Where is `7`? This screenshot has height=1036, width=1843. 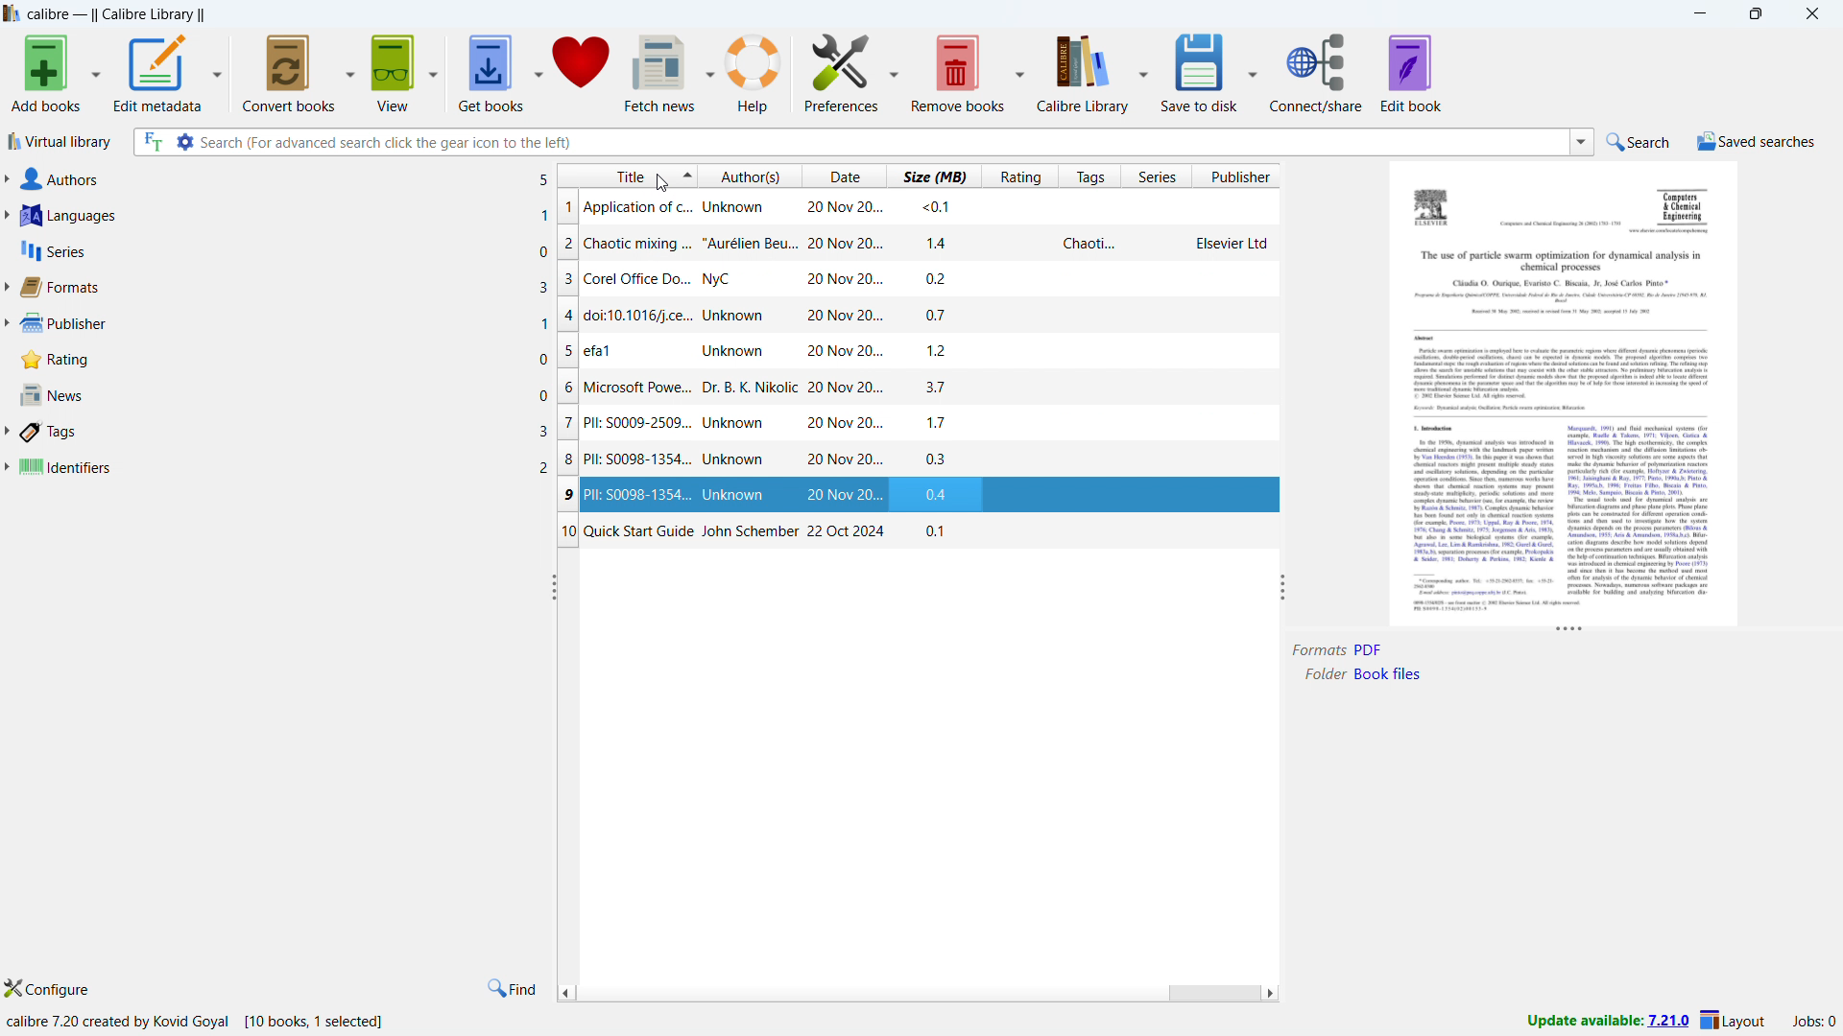 7 is located at coordinates (566, 425).